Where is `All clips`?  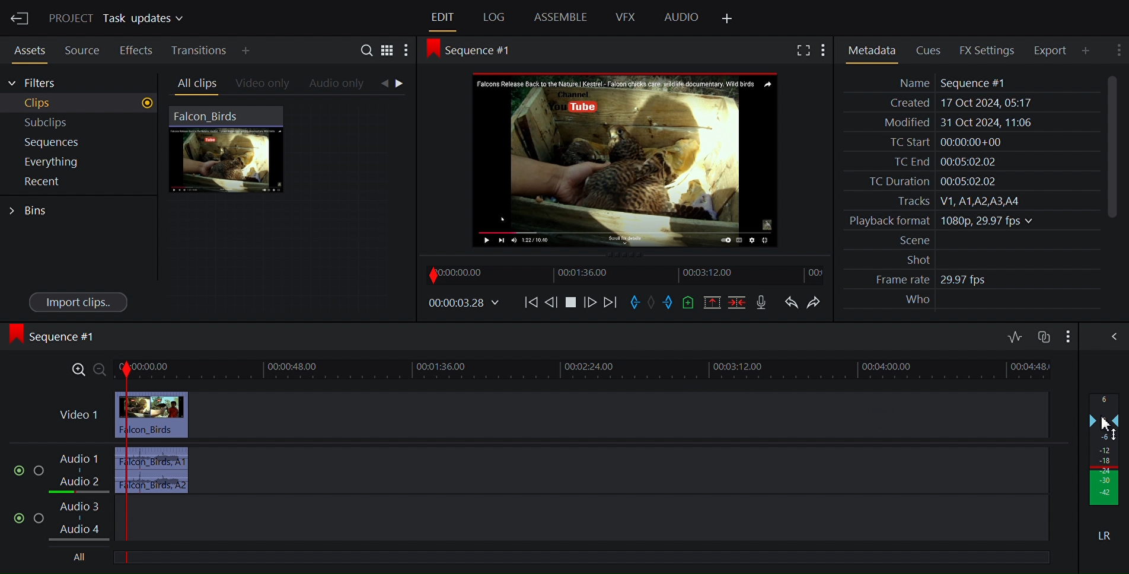
All clips is located at coordinates (194, 84).